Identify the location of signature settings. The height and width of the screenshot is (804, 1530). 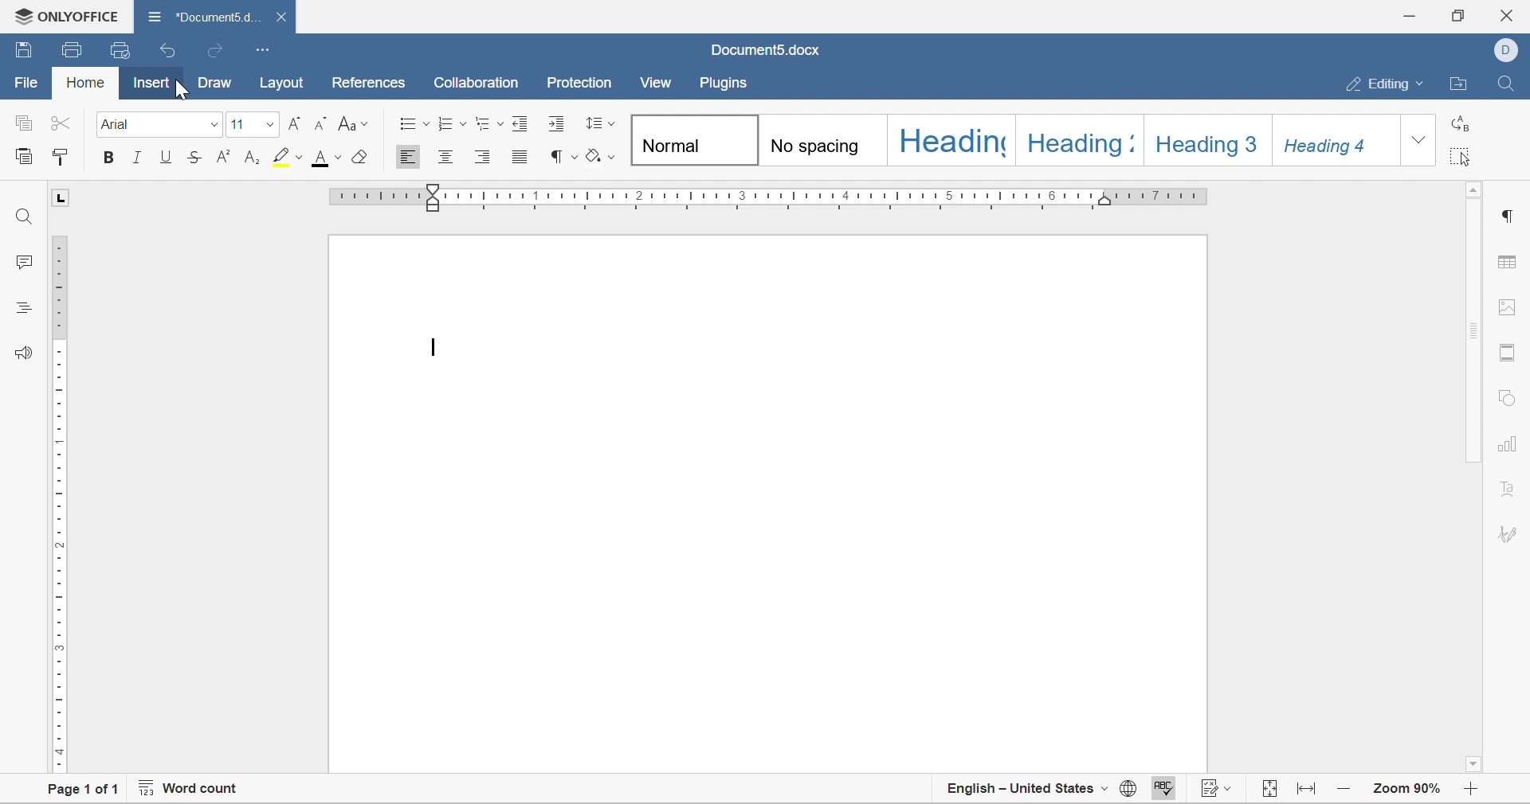
(1509, 533).